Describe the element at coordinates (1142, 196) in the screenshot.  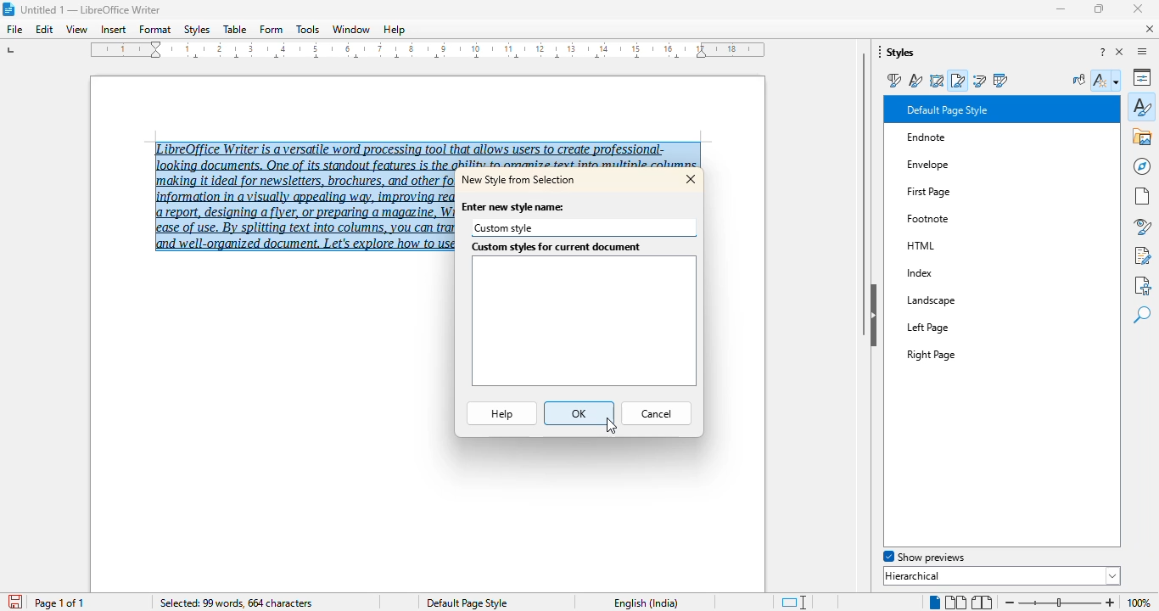
I see `page` at that location.